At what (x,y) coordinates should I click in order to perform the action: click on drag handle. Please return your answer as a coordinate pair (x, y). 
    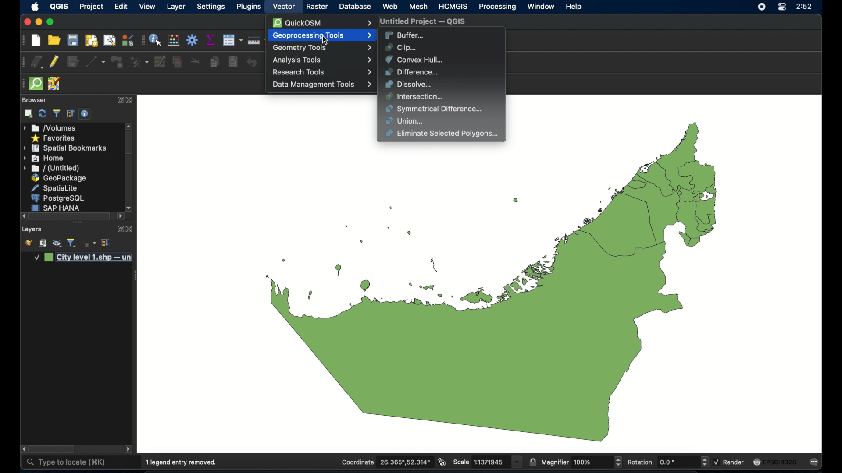
    Looking at the image, I should click on (77, 222).